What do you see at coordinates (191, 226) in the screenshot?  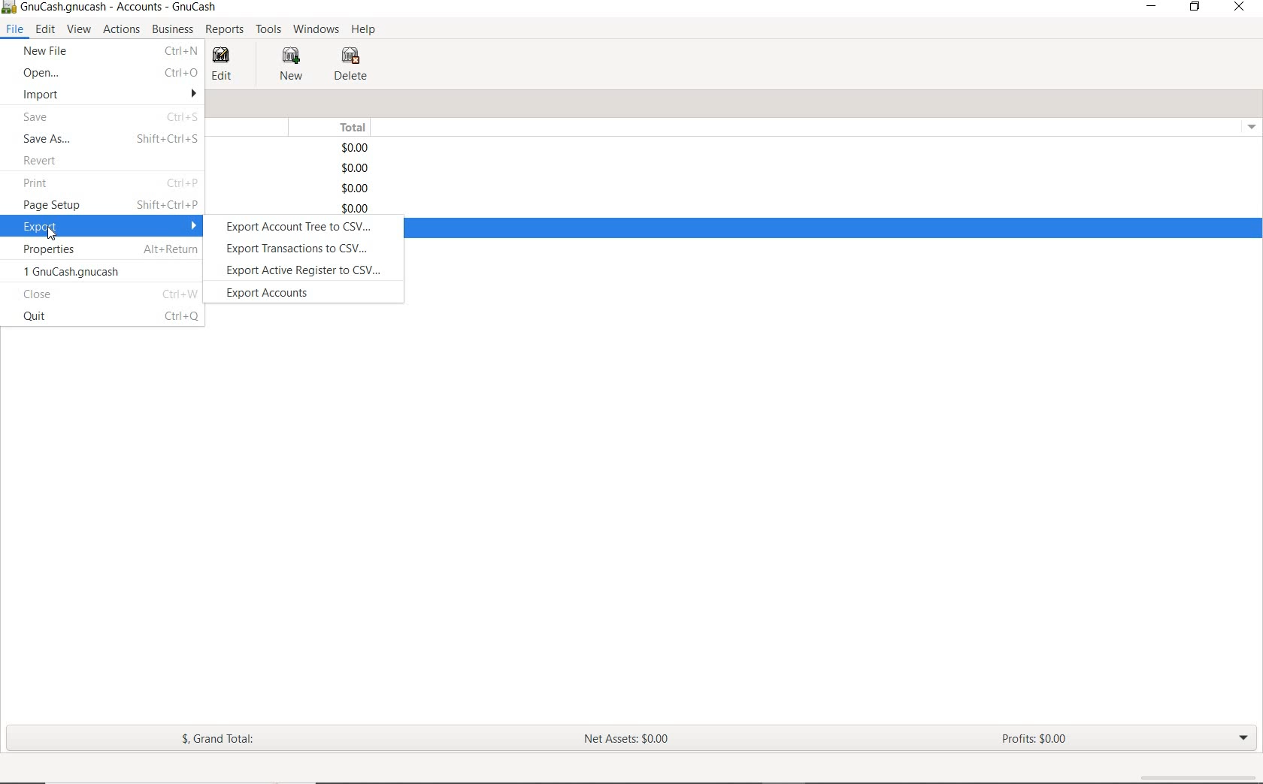 I see `drop down` at bounding box center [191, 226].